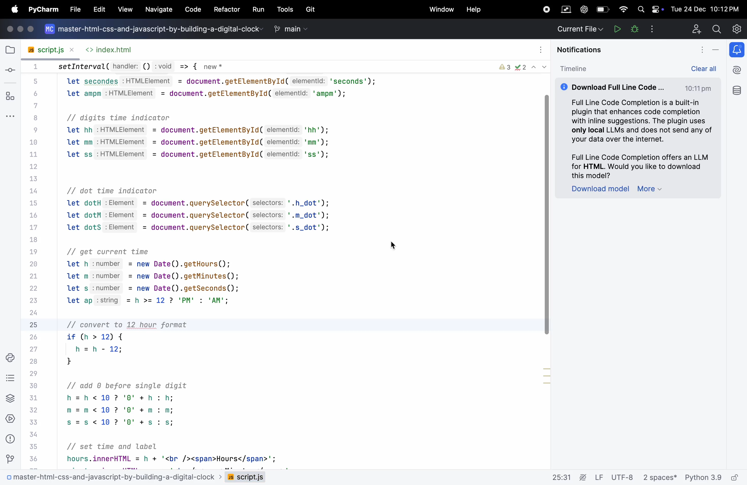 Image resolution: width=747 pixels, height=485 pixels. Describe the element at coordinates (616, 29) in the screenshot. I see `Run` at that location.